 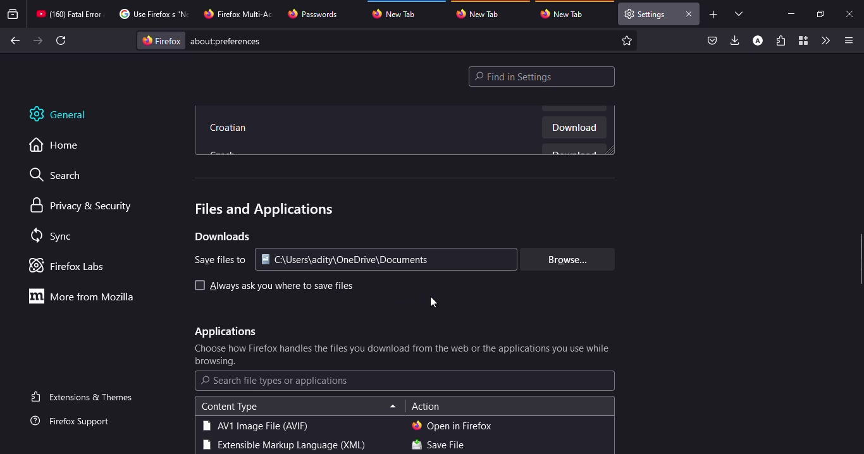 I want to click on always ask, so click(x=281, y=286).